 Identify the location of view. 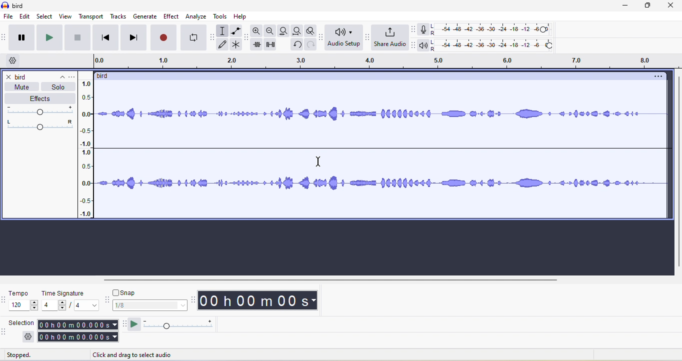
(65, 16).